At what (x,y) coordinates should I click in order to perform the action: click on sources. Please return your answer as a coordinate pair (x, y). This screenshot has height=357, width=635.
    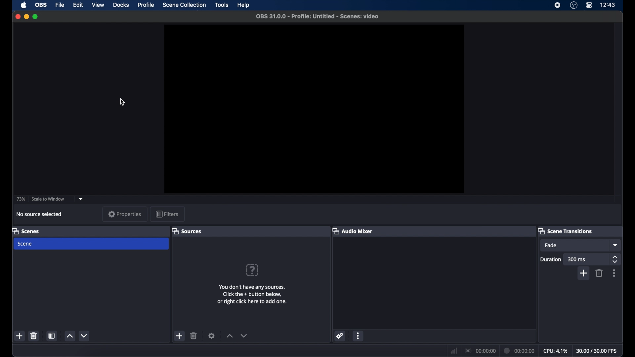
    Looking at the image, I should click on (188, 231).